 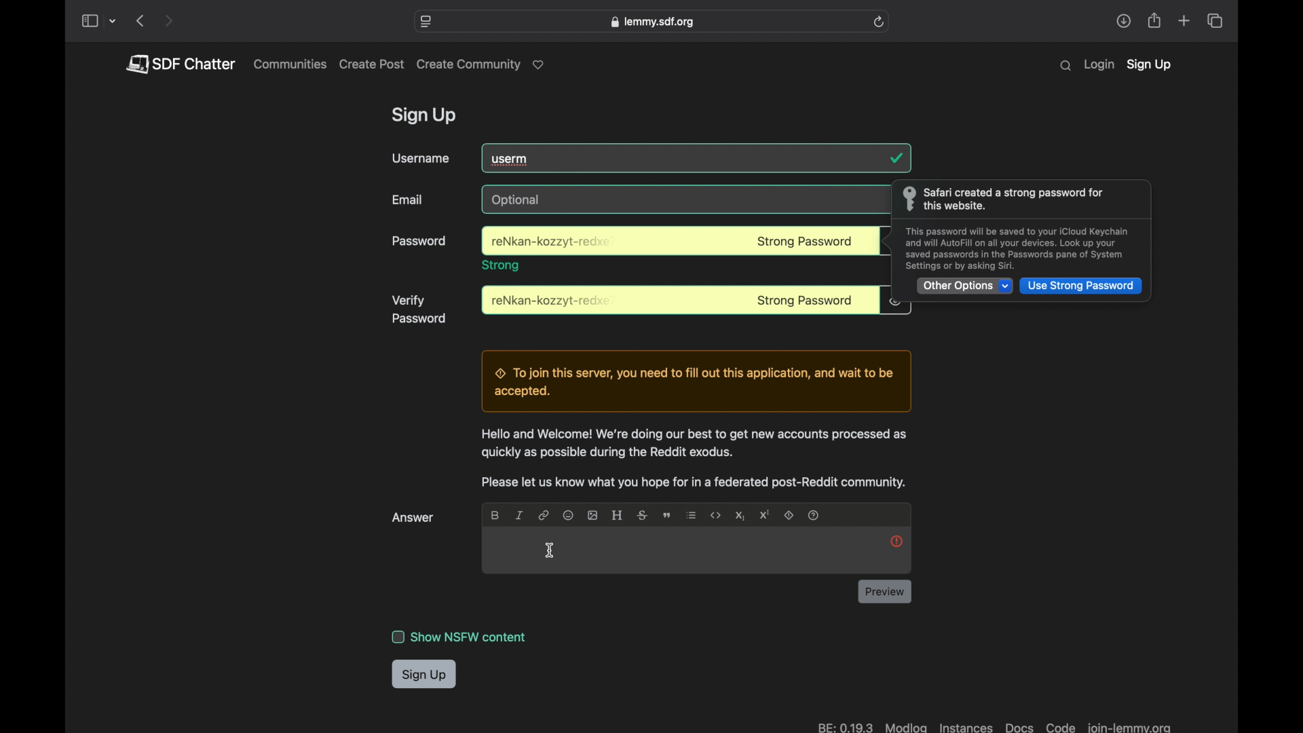 I want to click on verify password, so click(x=419, y=309).